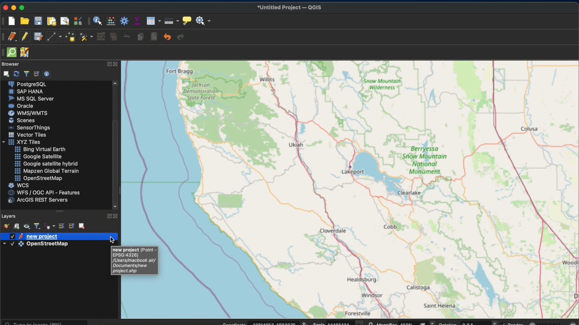 This screenshot has height=325, width=579. I want to click on show. map tips, so click(186, 20).